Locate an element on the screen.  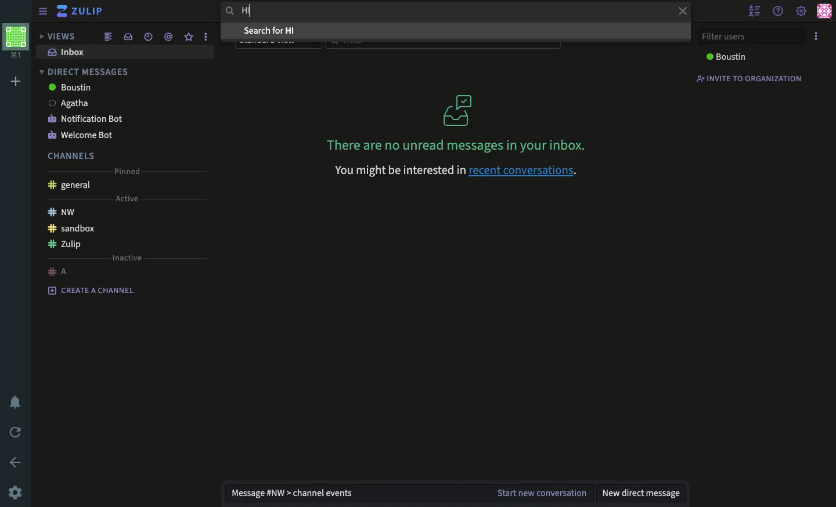
user profile is located at coordinates (826, 12).